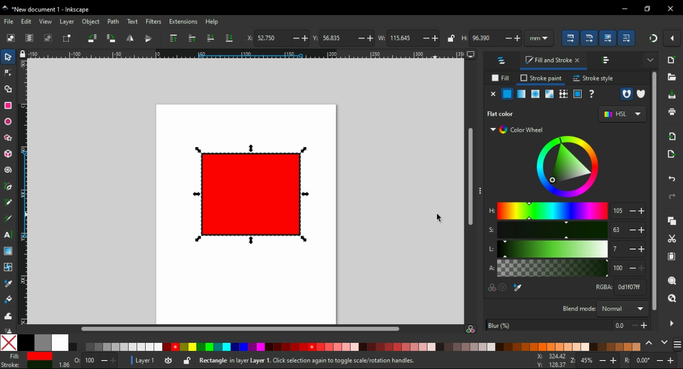  What do you see at coordinates (212, 22) in the screenshot?
I see `help` at bounding box center [212, 22].